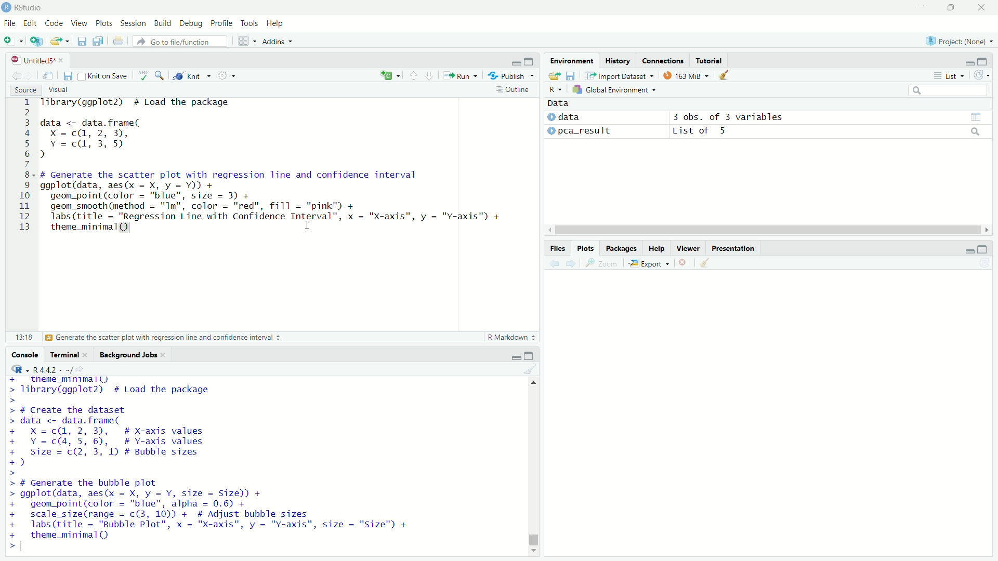 The width and height of the screenshot is (998, 561). Describe the element at coordinates (226, 75) in the screenshot. I see `More options` at that location.